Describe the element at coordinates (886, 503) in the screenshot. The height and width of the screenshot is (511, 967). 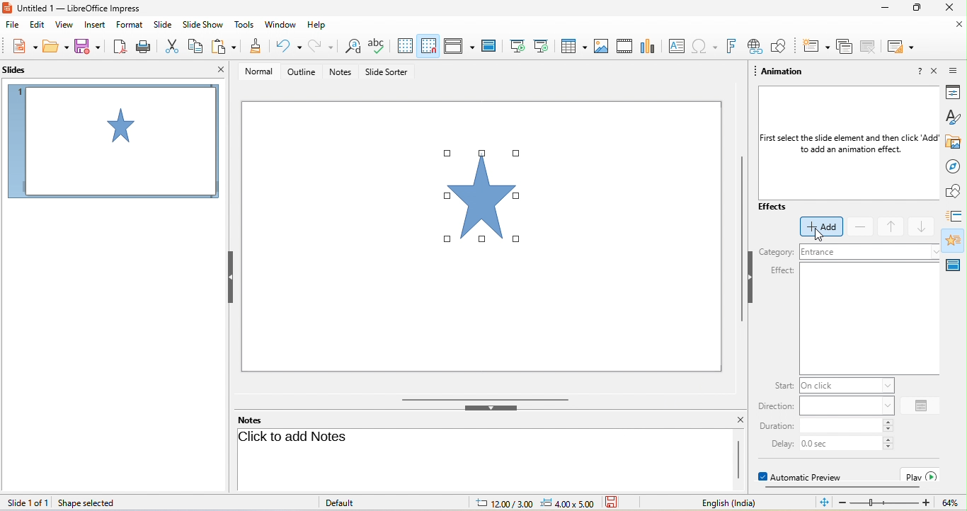
I see `zoom` at that location.